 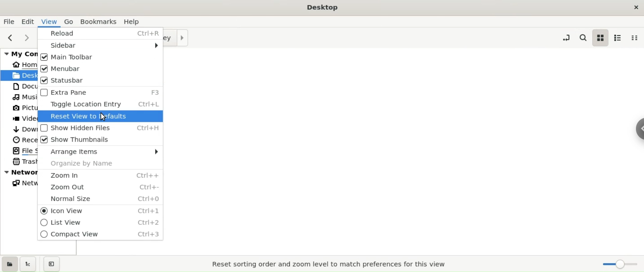 I want to click on compact view, so click(x=634, y=38).